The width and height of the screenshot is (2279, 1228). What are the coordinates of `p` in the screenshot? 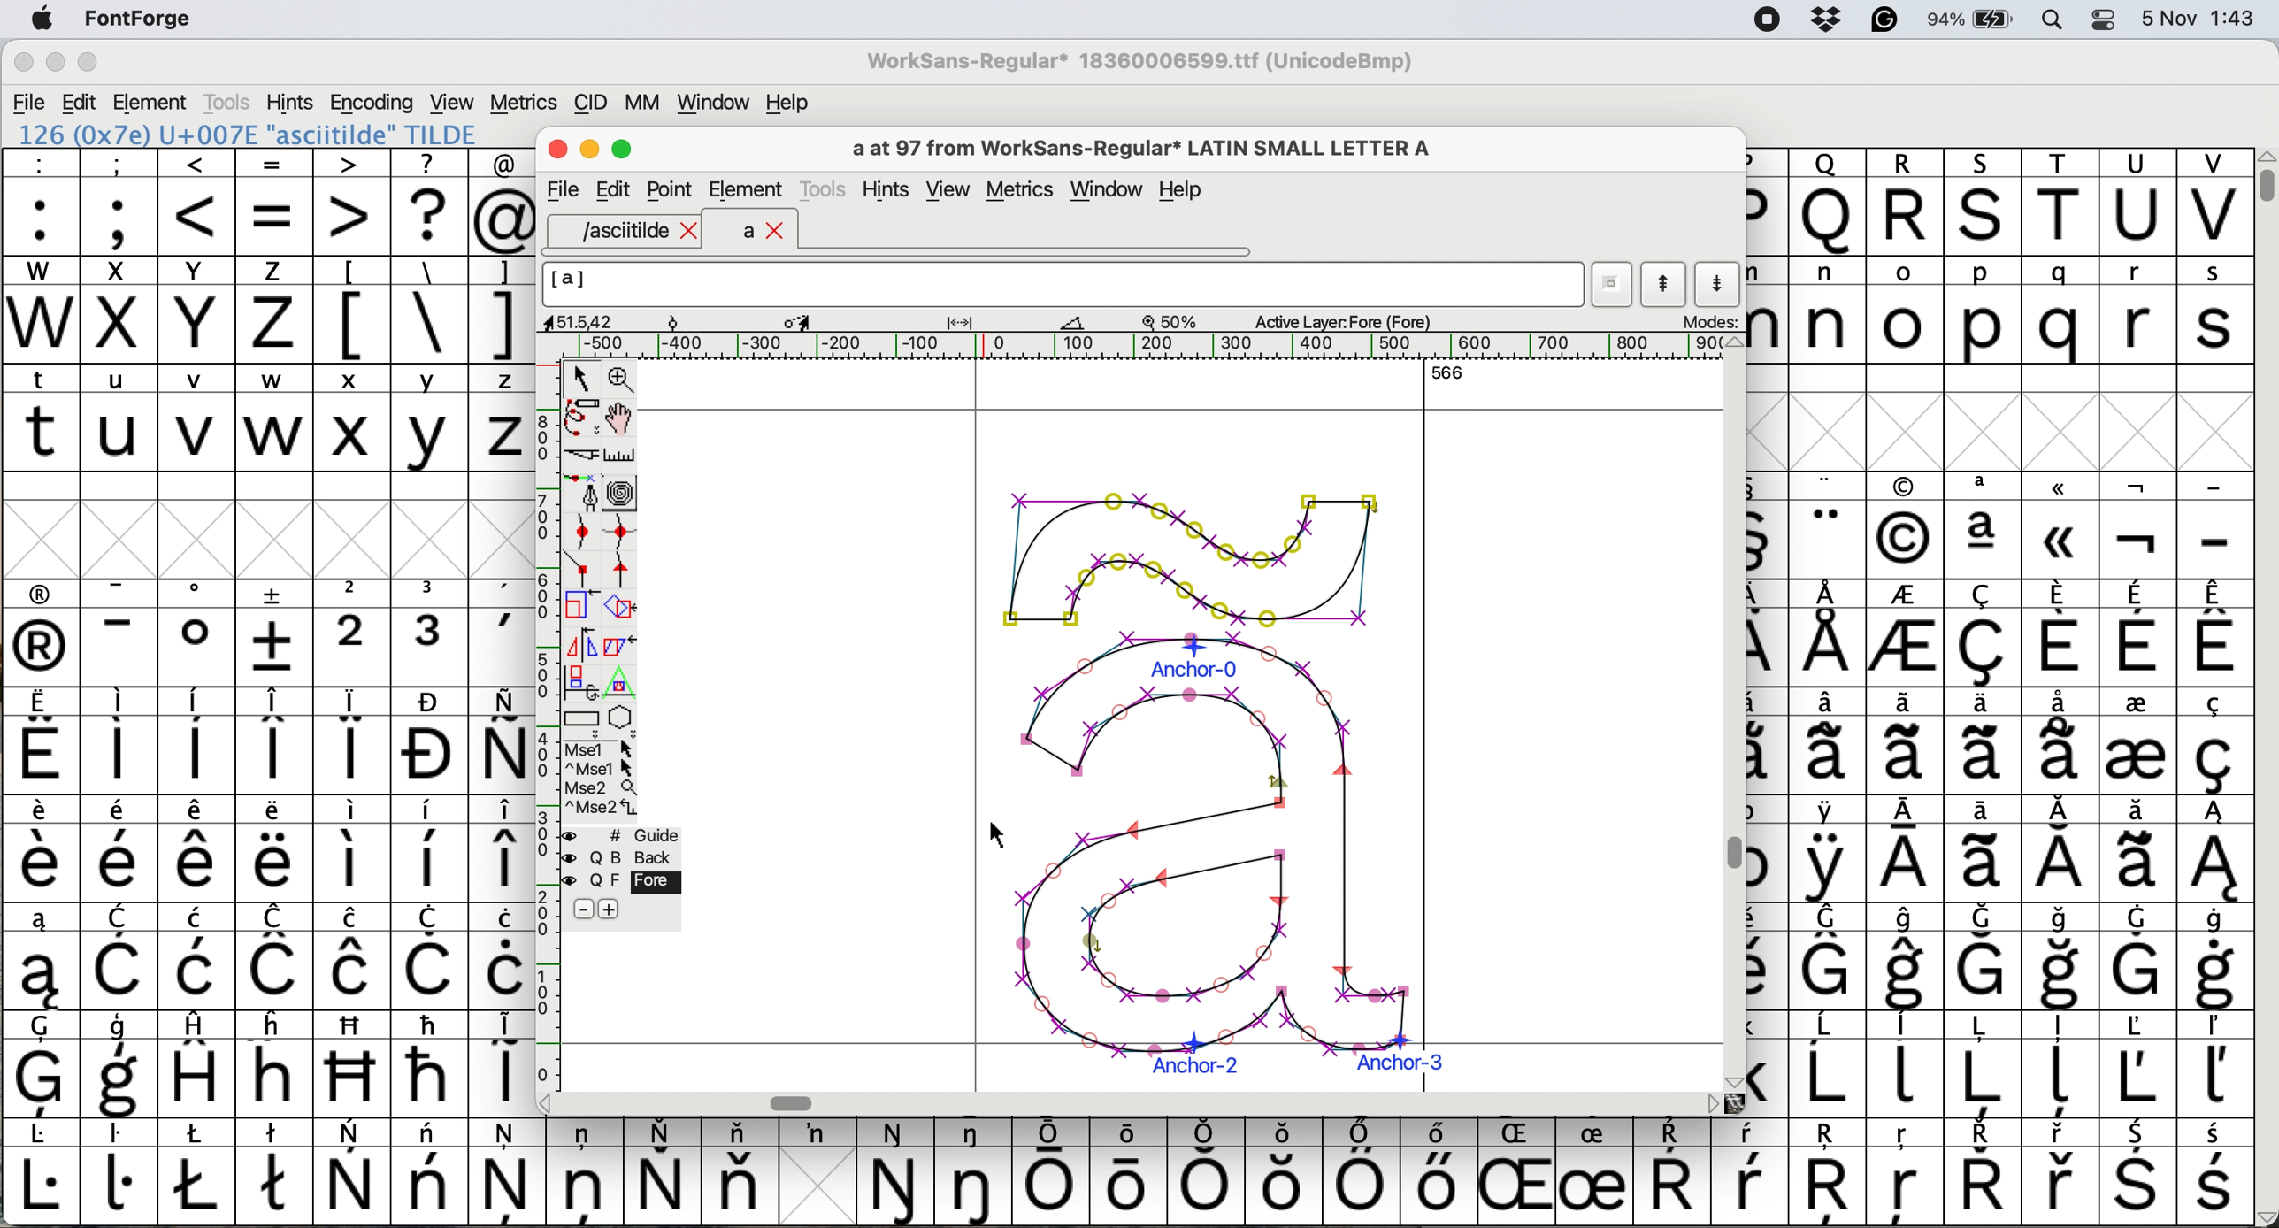 It's located at (1984, 313).